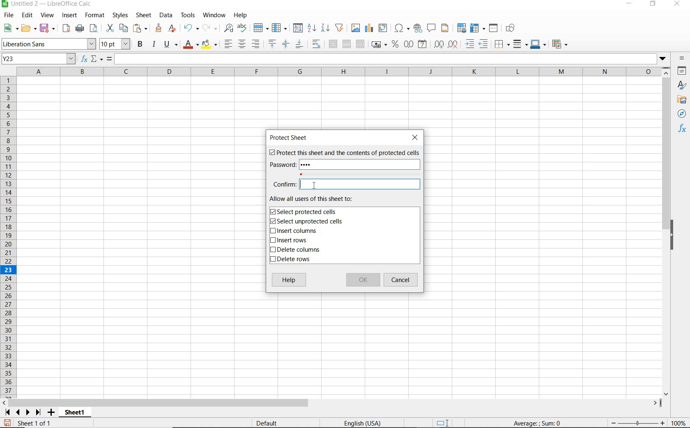 This screenshot has height=428, width=690. Describe the element at coordinates (418, 28) in the screenshot. I see `INSERT HYPERLINK` at that location.